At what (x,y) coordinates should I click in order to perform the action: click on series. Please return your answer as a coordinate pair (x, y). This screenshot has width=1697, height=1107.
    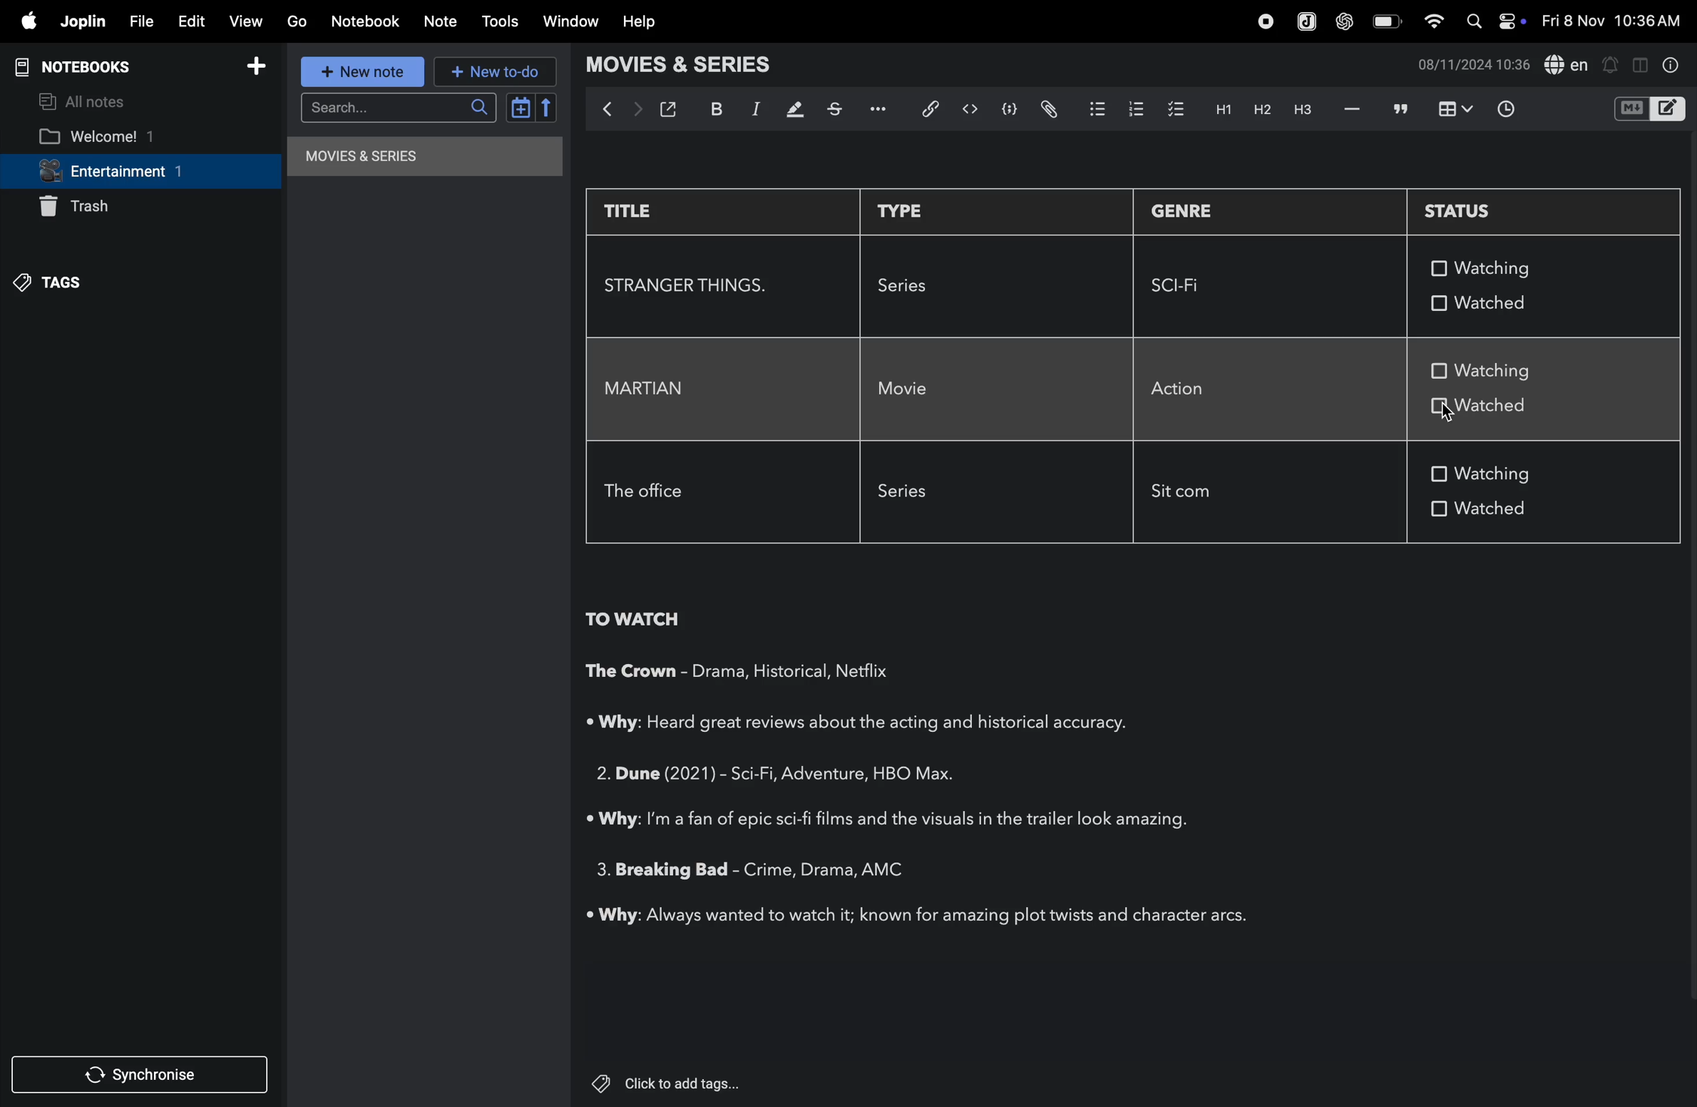
    Looking at the image, I should click on (913, 494).